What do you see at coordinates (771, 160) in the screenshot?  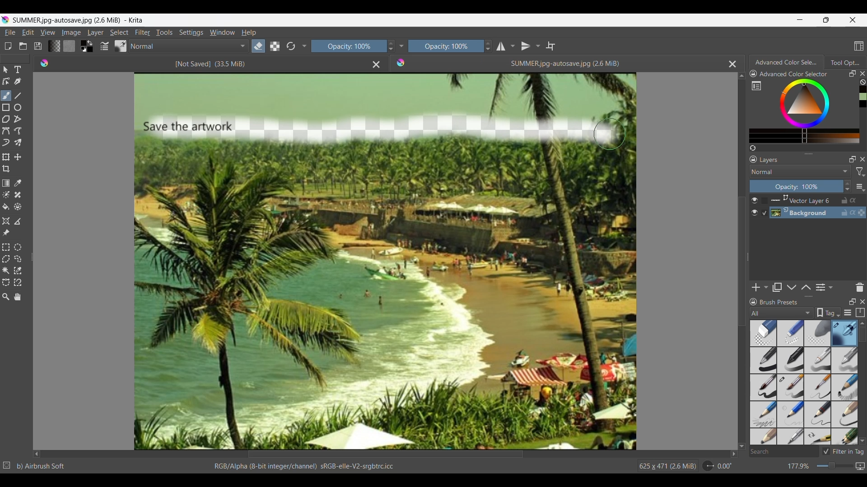 I see `Layers` at bounding box center [771, 160].